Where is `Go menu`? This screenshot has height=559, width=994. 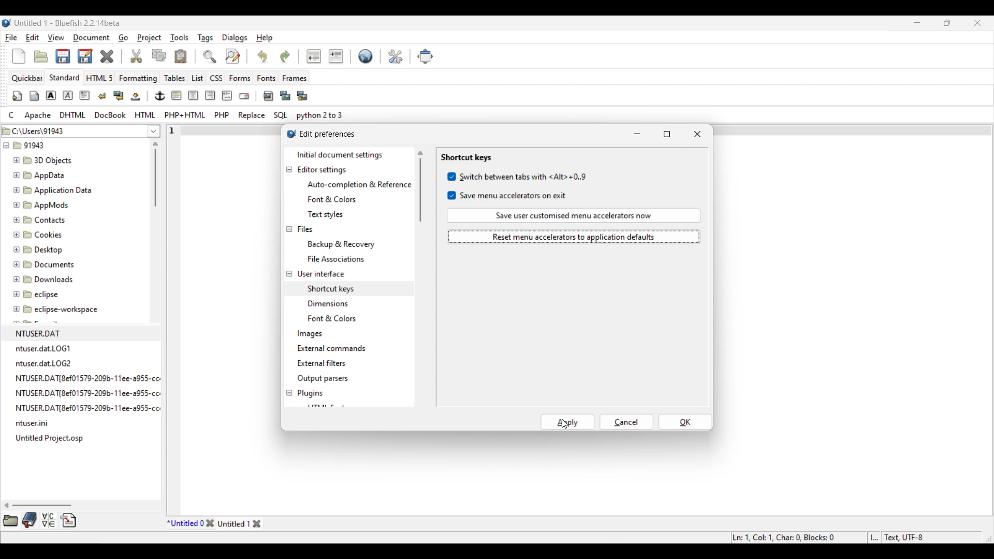 Go menu is located at coordinates (123, 38).